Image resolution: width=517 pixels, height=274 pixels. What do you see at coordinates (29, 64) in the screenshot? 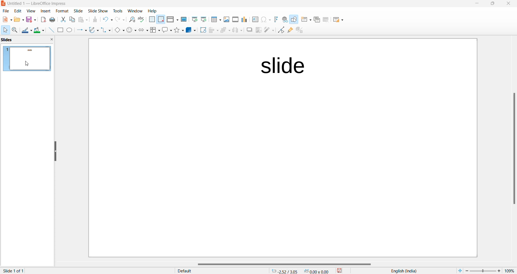
I see `cursor` at bounding box center [29, 64].